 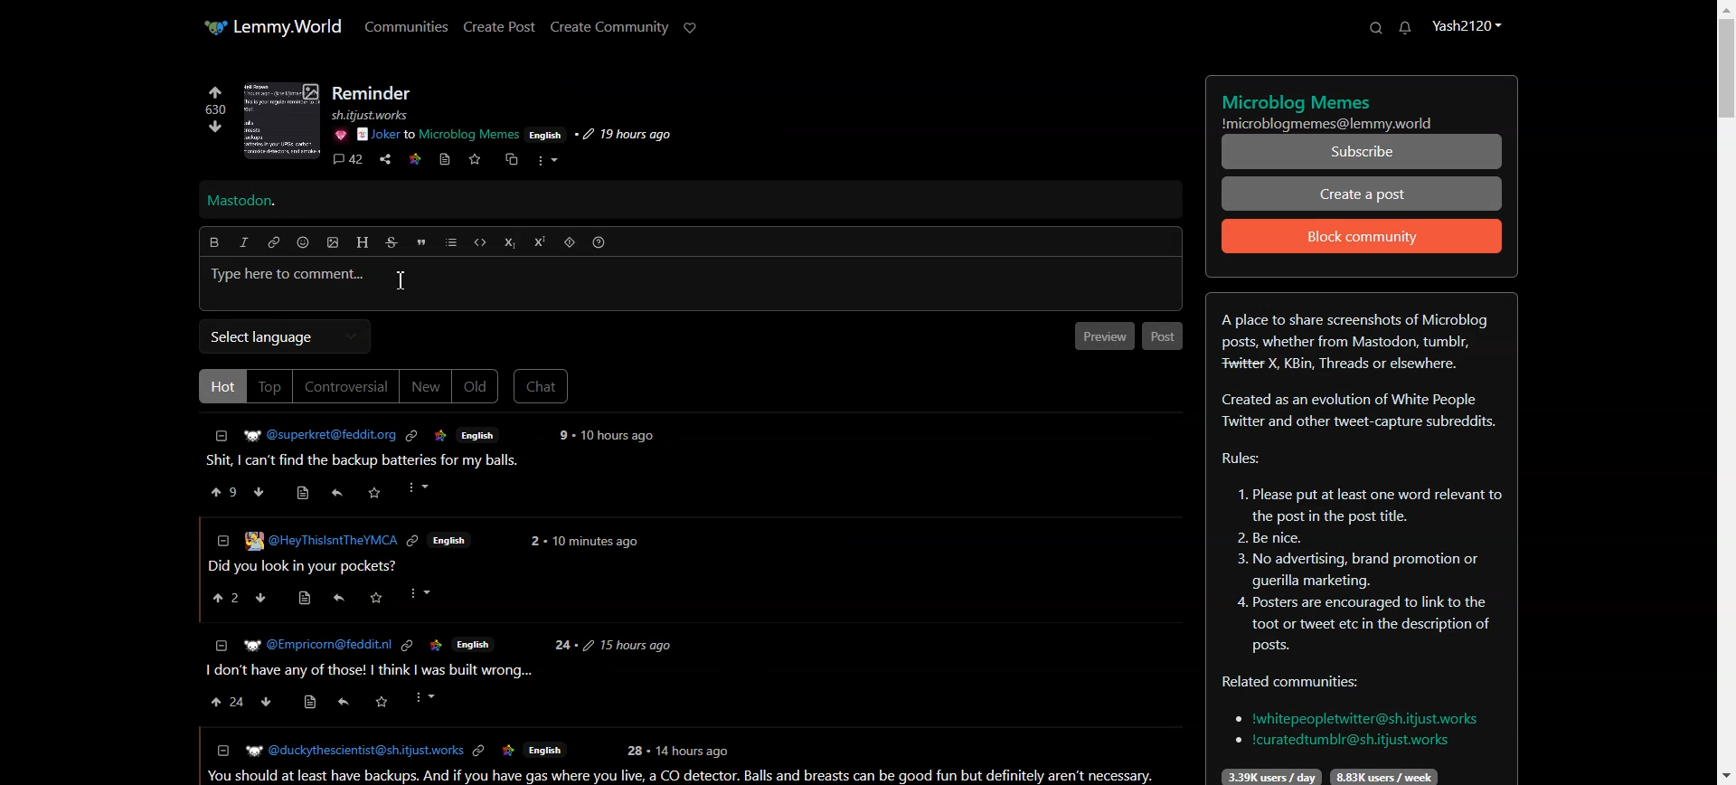 What do you see at coordinates (498, 26) in the screenshot?
I see `Create Post` at bounding box center [498, 26].